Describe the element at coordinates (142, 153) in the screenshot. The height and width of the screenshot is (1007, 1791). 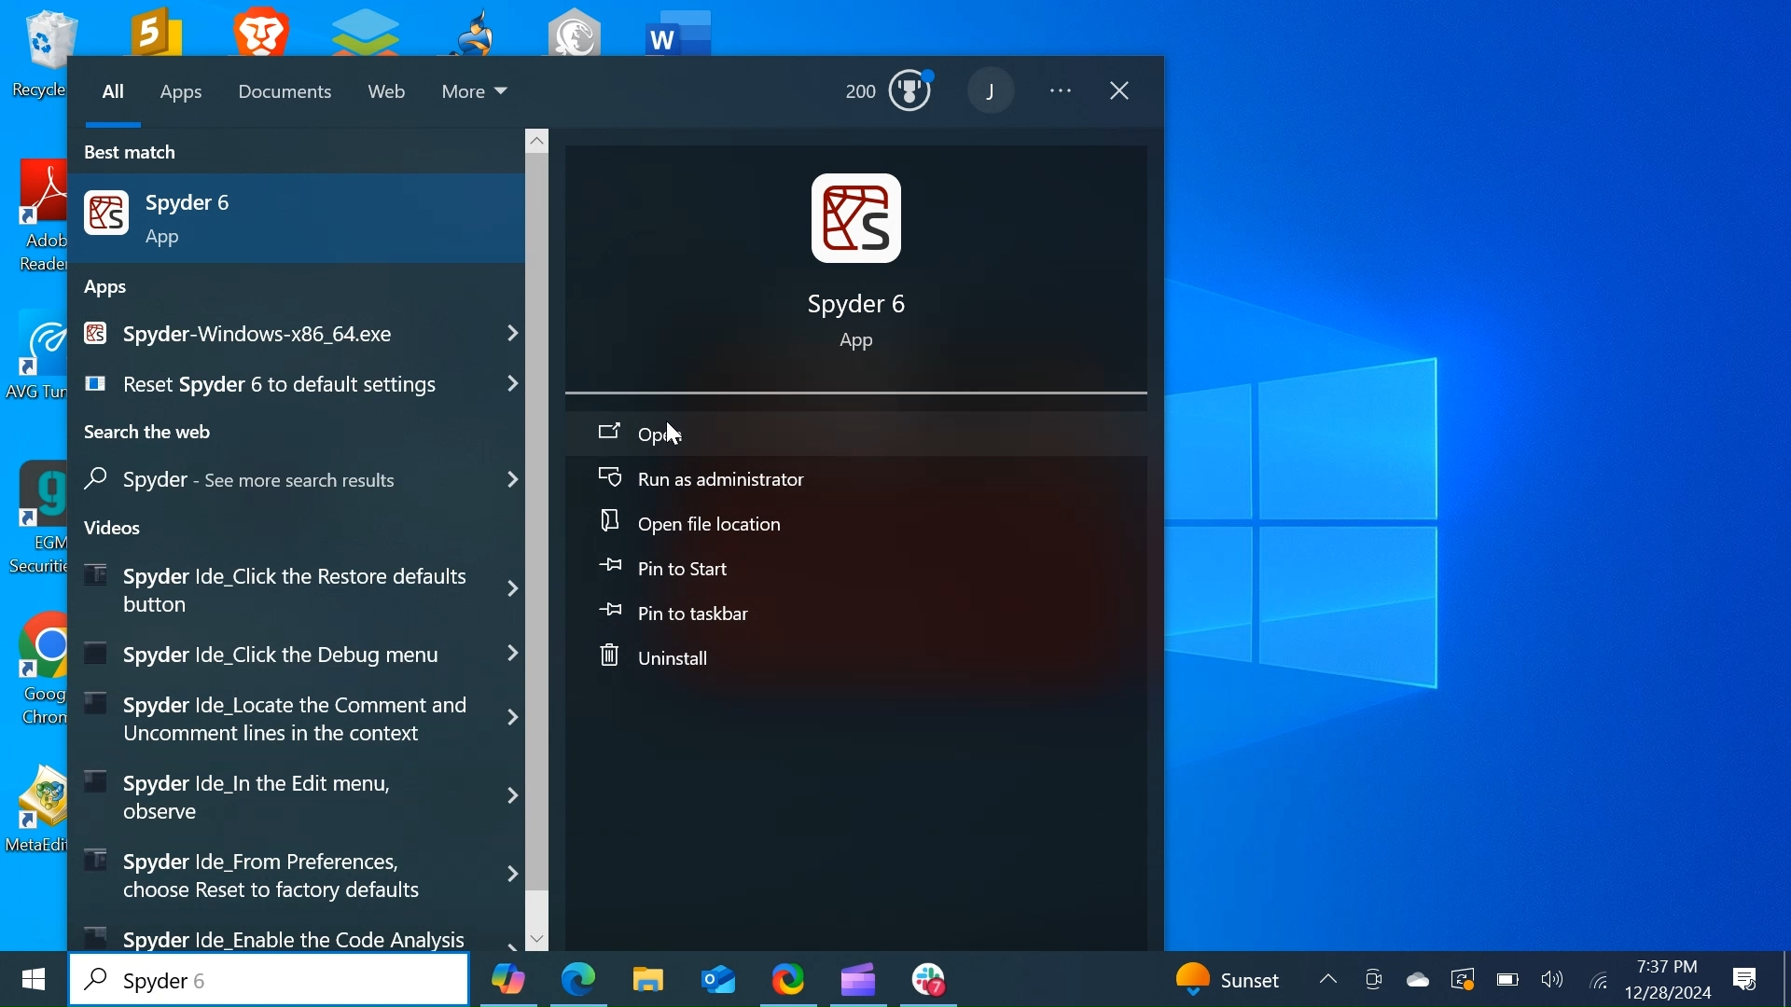
I see `Best Match` at that location.